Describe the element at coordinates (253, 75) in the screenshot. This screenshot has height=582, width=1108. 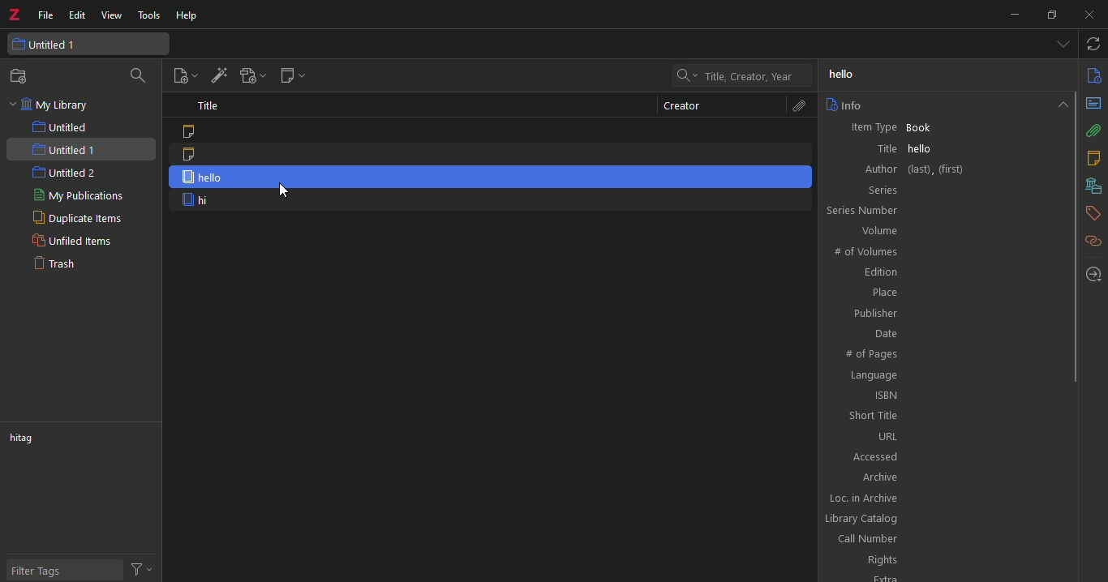
I see `add attach` at that location.